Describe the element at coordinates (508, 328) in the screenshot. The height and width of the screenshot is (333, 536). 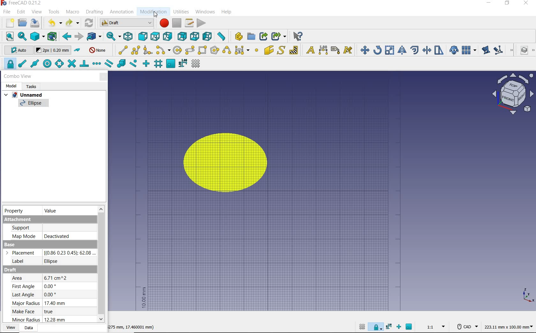
I see `dimension` at that location.